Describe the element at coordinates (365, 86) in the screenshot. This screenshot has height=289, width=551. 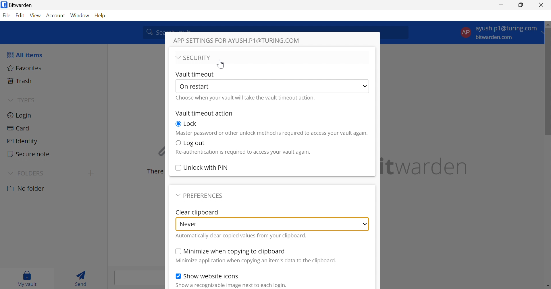
I see `Drop Down` at that location.